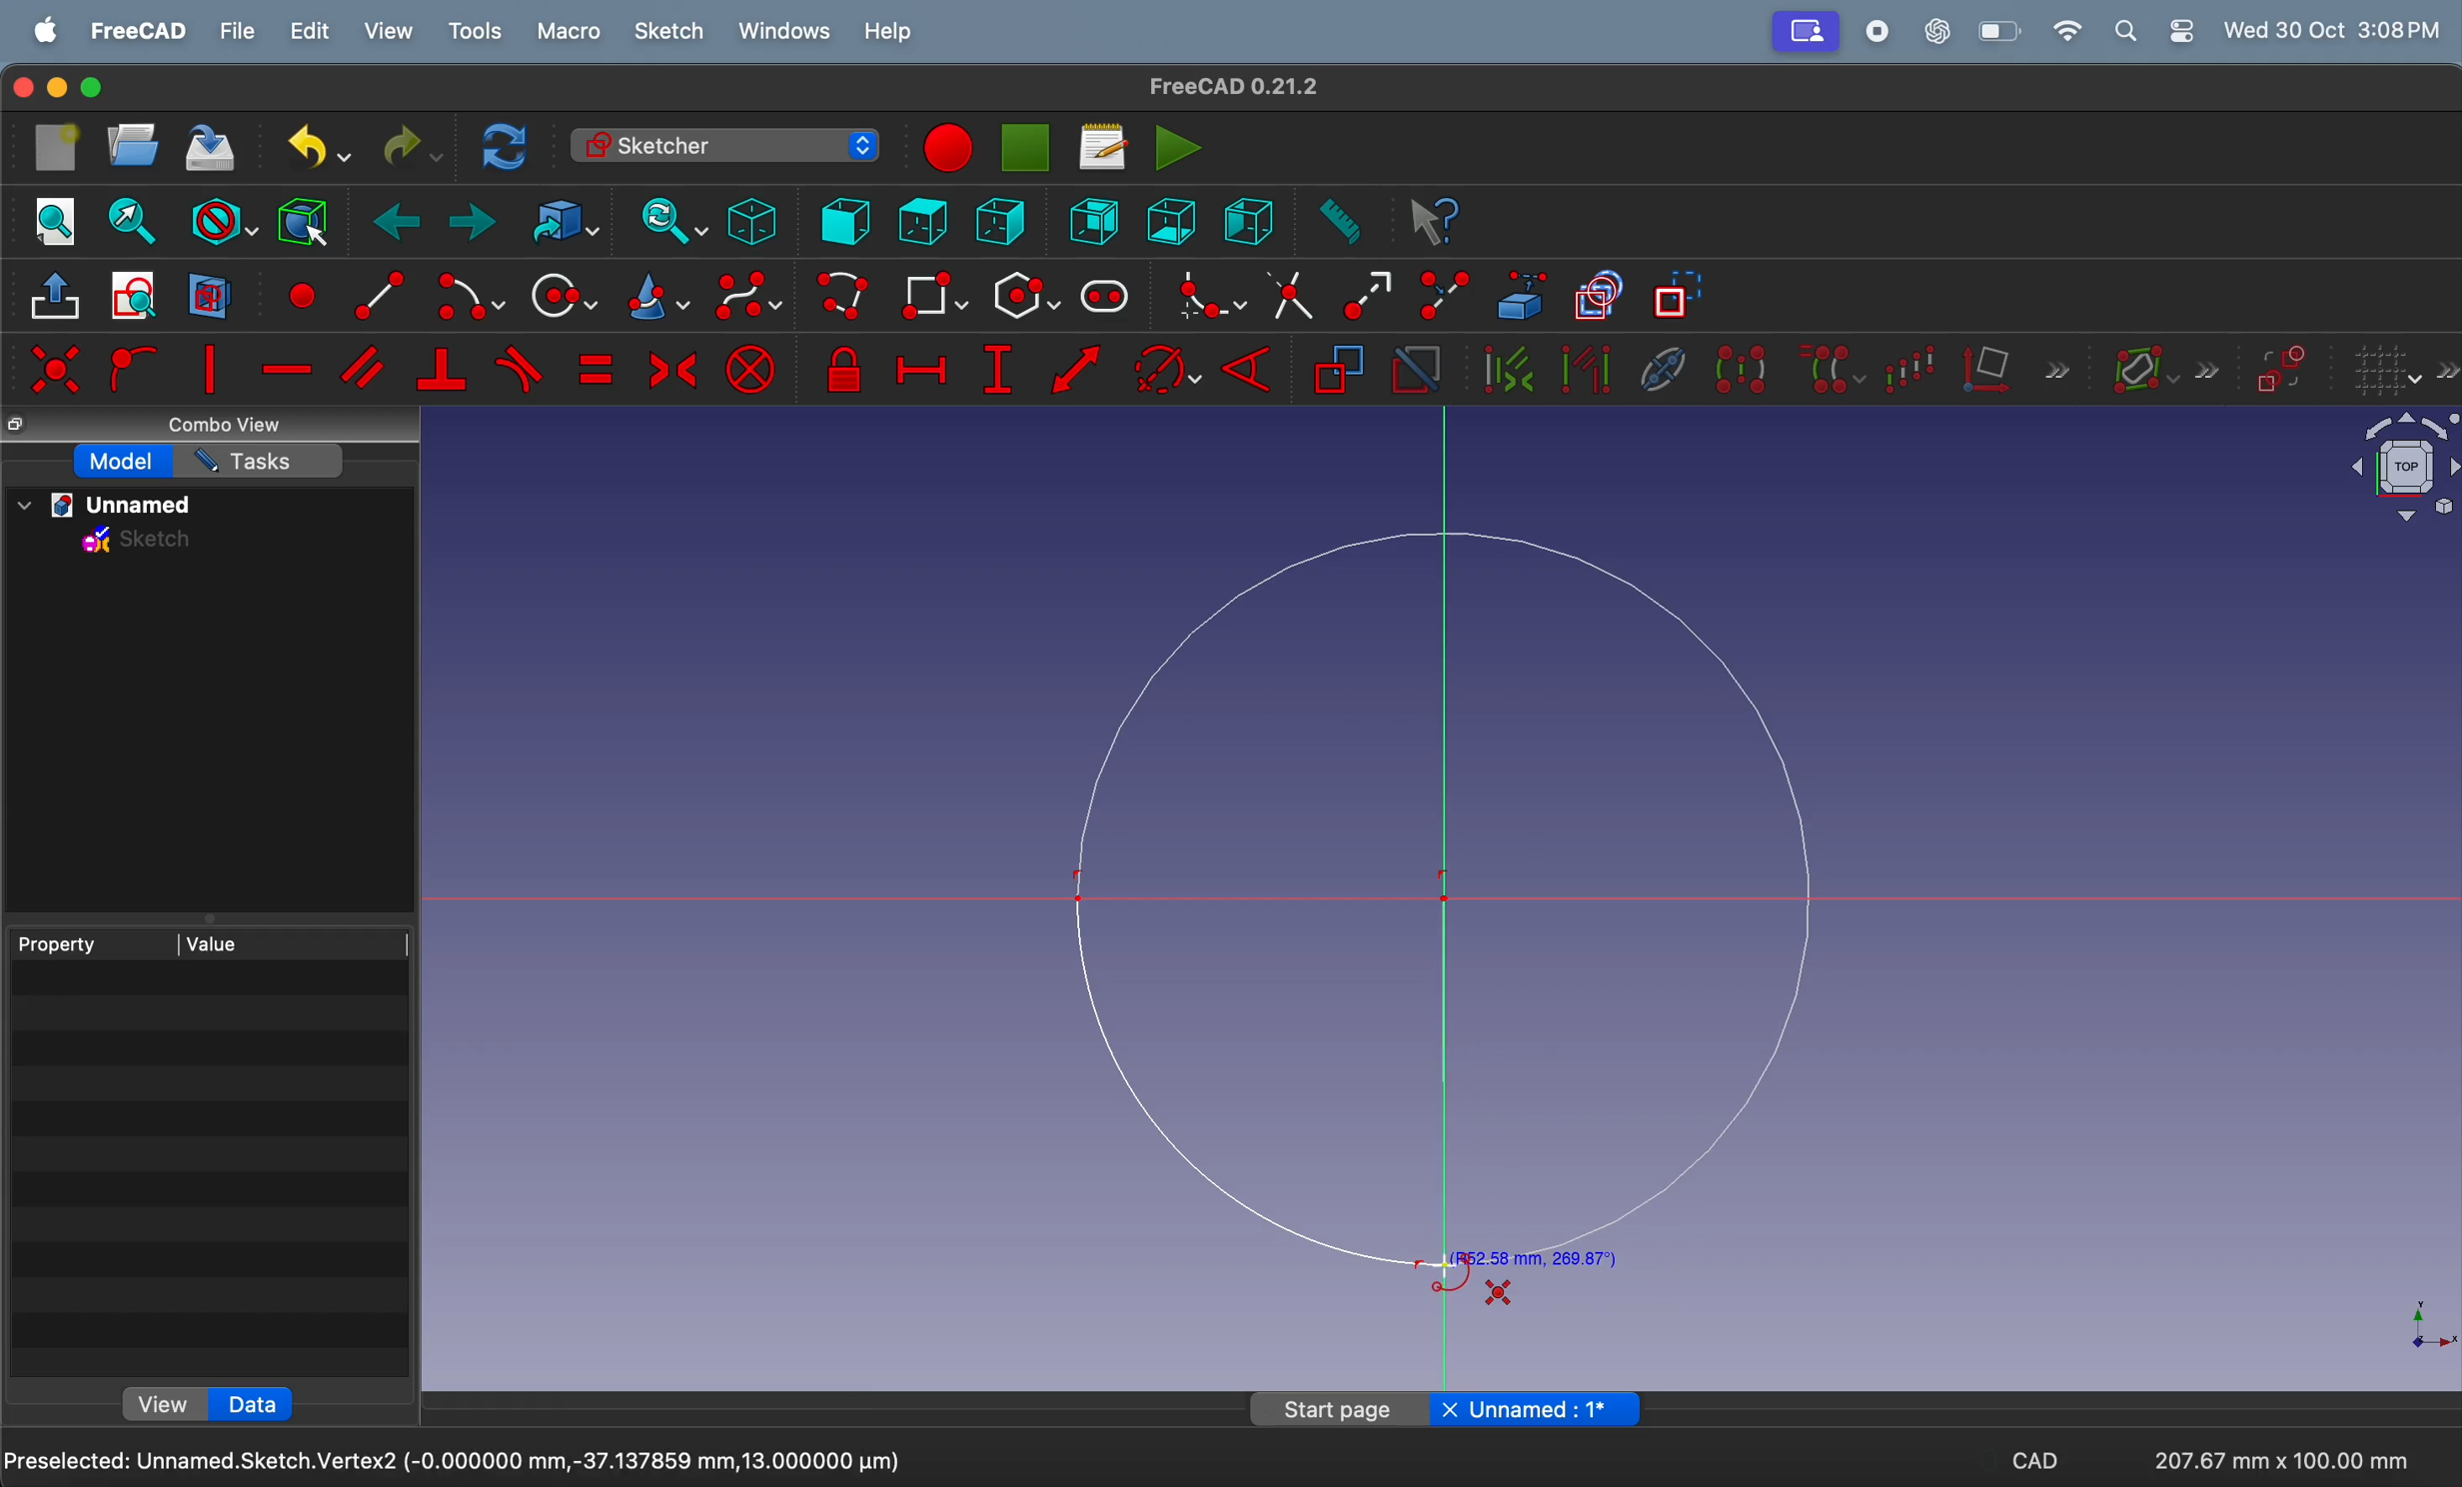 This screenshot has height=1487, width=2462. I want to click on undo, so click(310, 147).